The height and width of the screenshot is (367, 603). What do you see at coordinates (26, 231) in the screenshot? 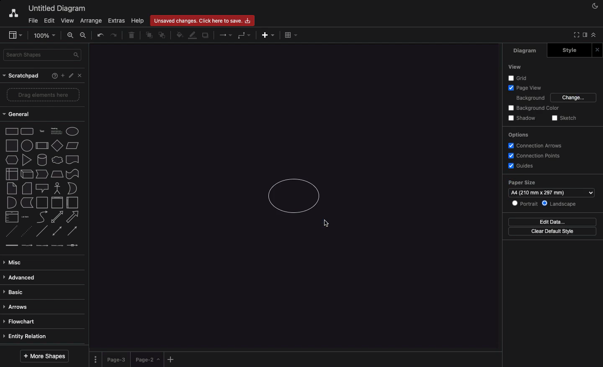
I see `dotted line` at bounding box center [26, 231].